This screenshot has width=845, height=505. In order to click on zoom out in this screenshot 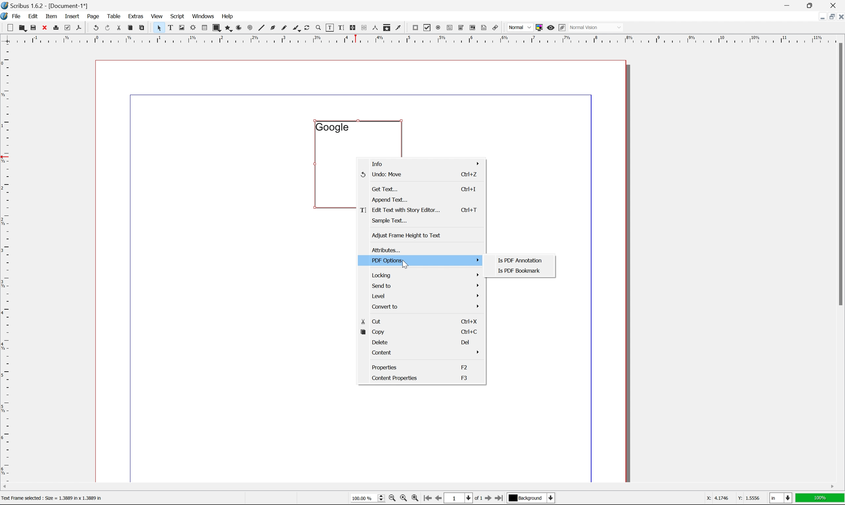, I will do `click(390, 499)`.